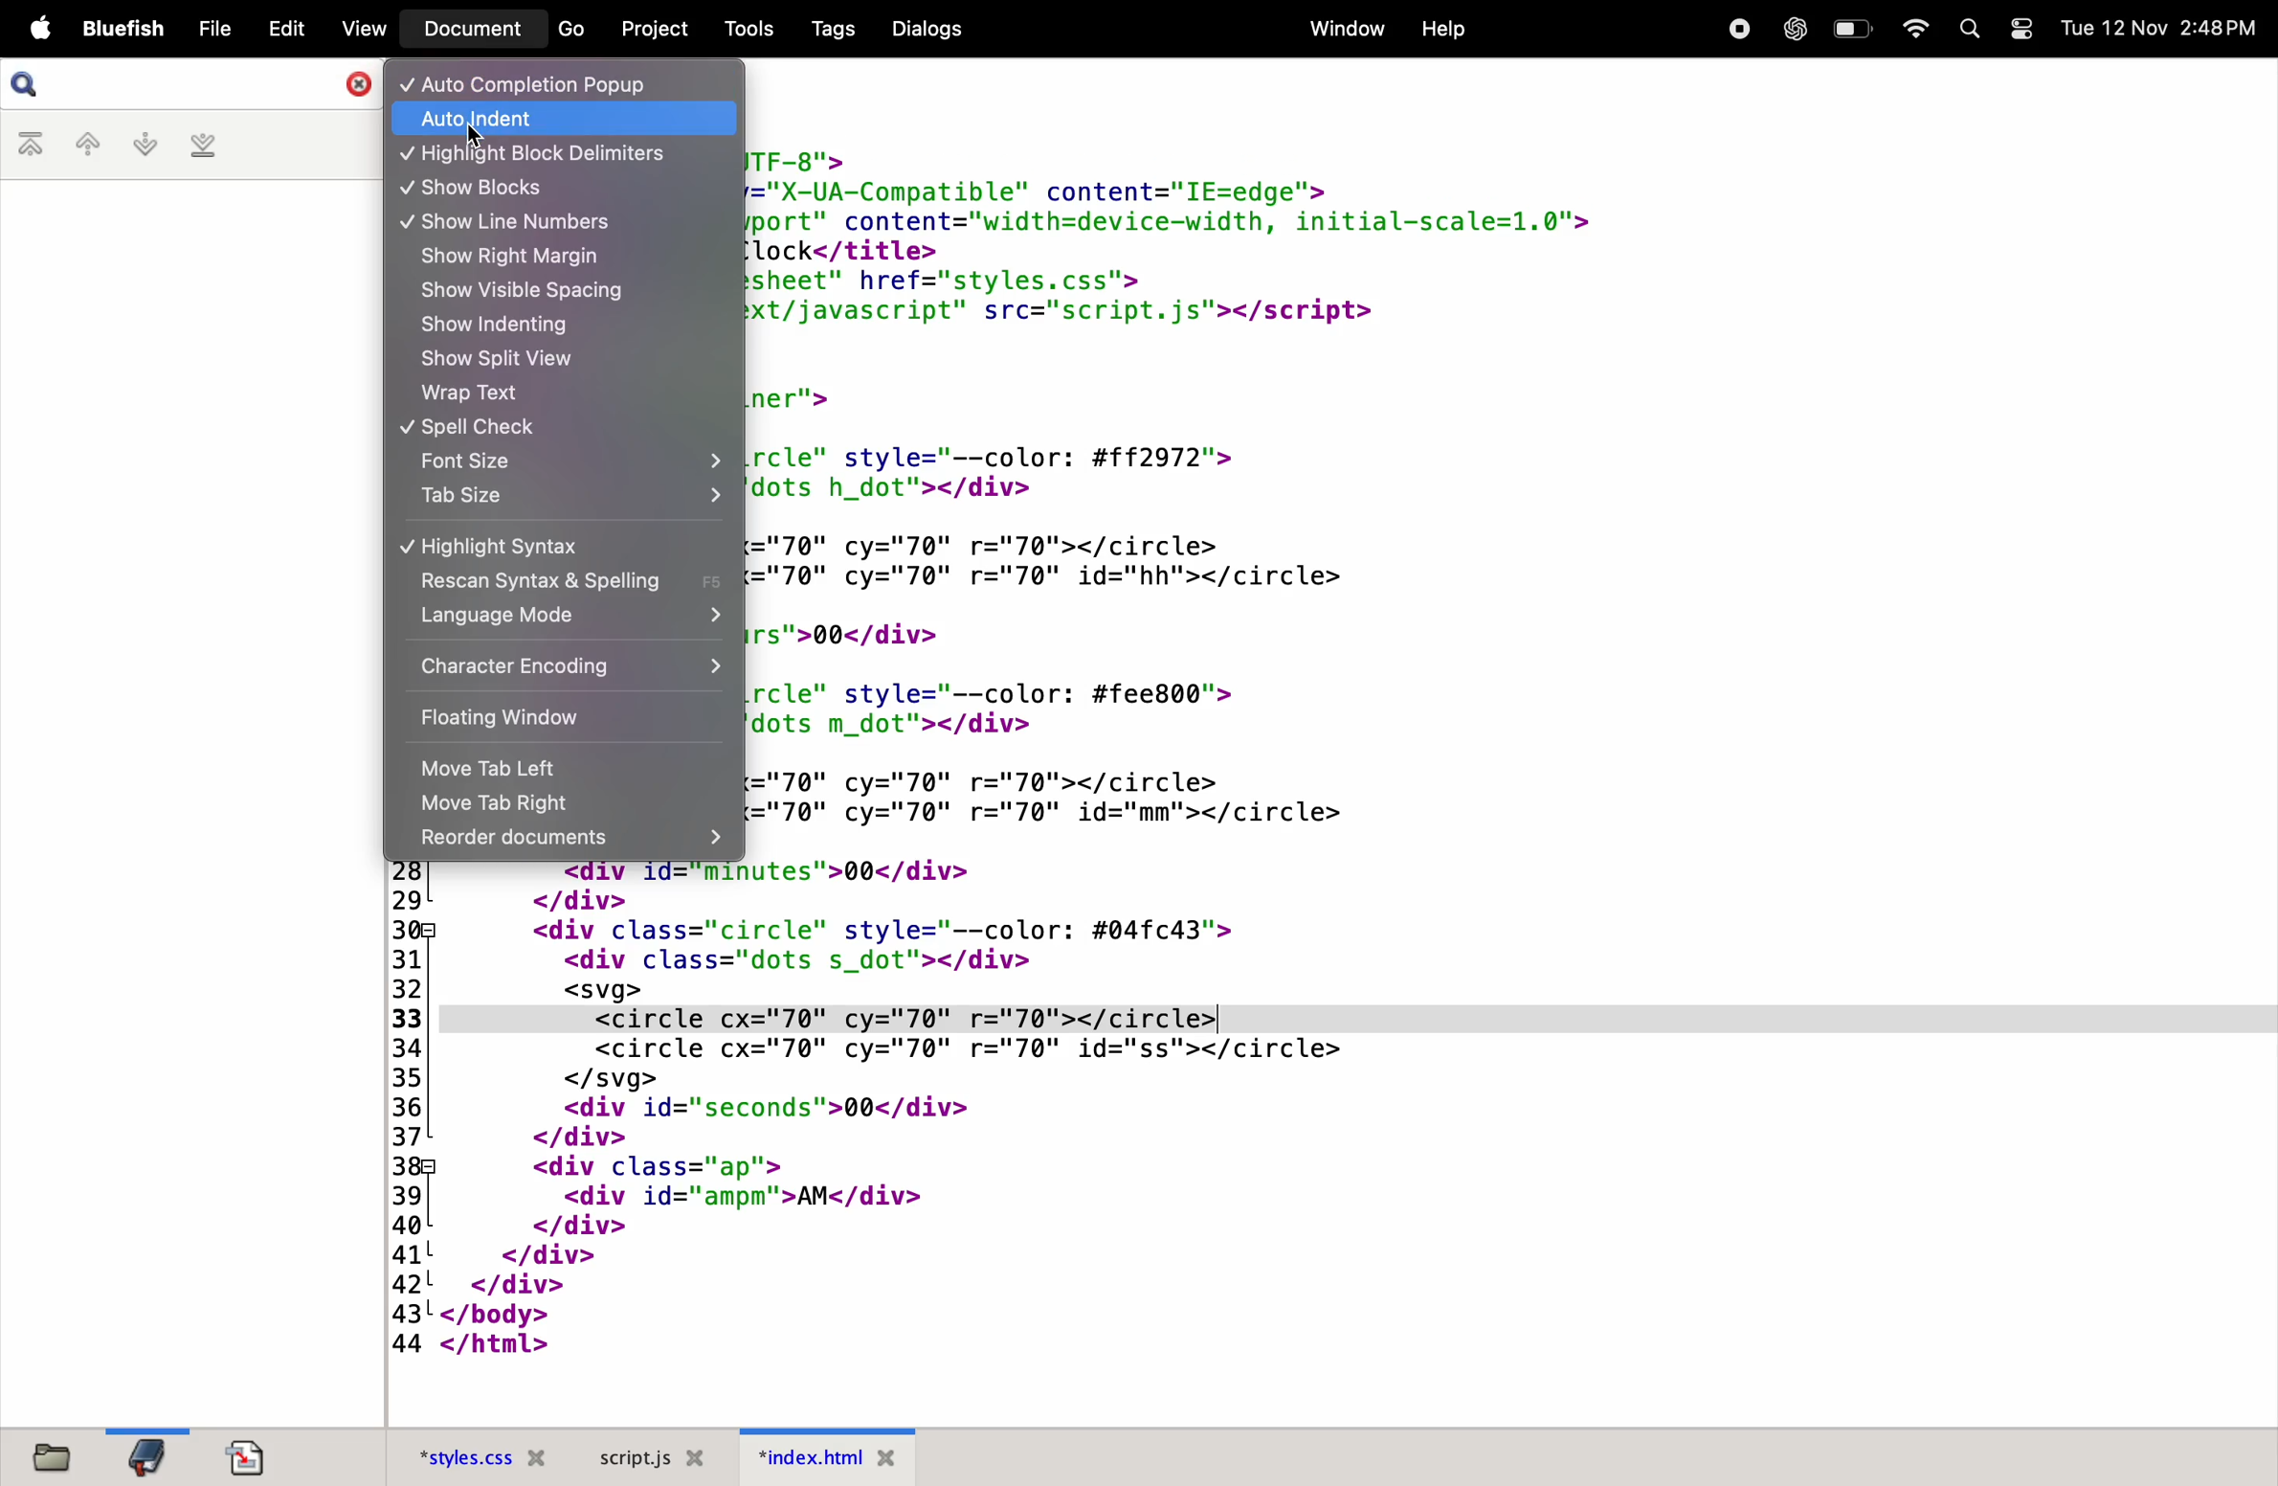 The image size is (2278, 1486). What do you see at coordinates (1193, 480) in the screenshot?
I see `HTML code for a digital clock interface with animated circles showing the current time.` at bounding box center [1193, 480].